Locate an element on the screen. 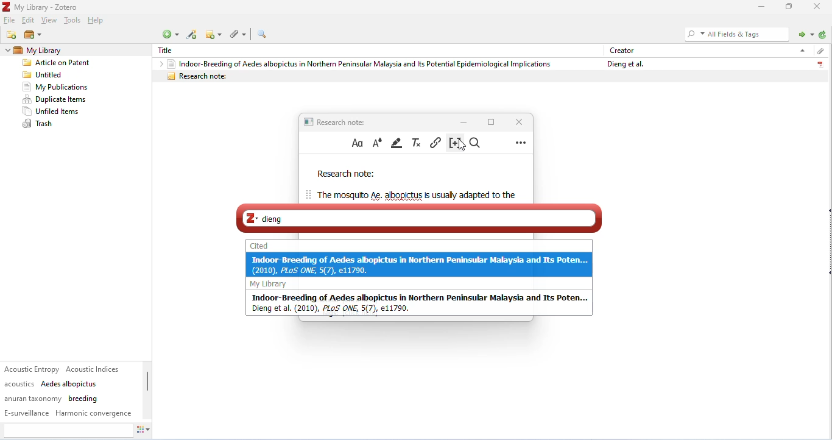  text of research note is located at coordinates (415, 195).